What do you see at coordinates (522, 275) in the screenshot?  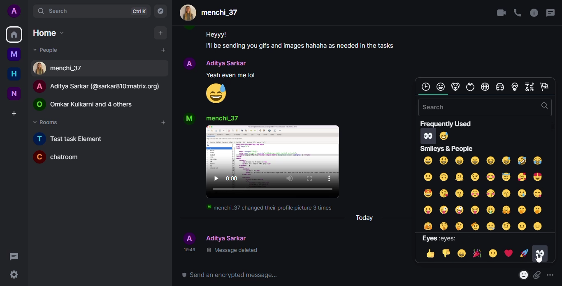 I see `emoji` at bounding box center [522, 275].